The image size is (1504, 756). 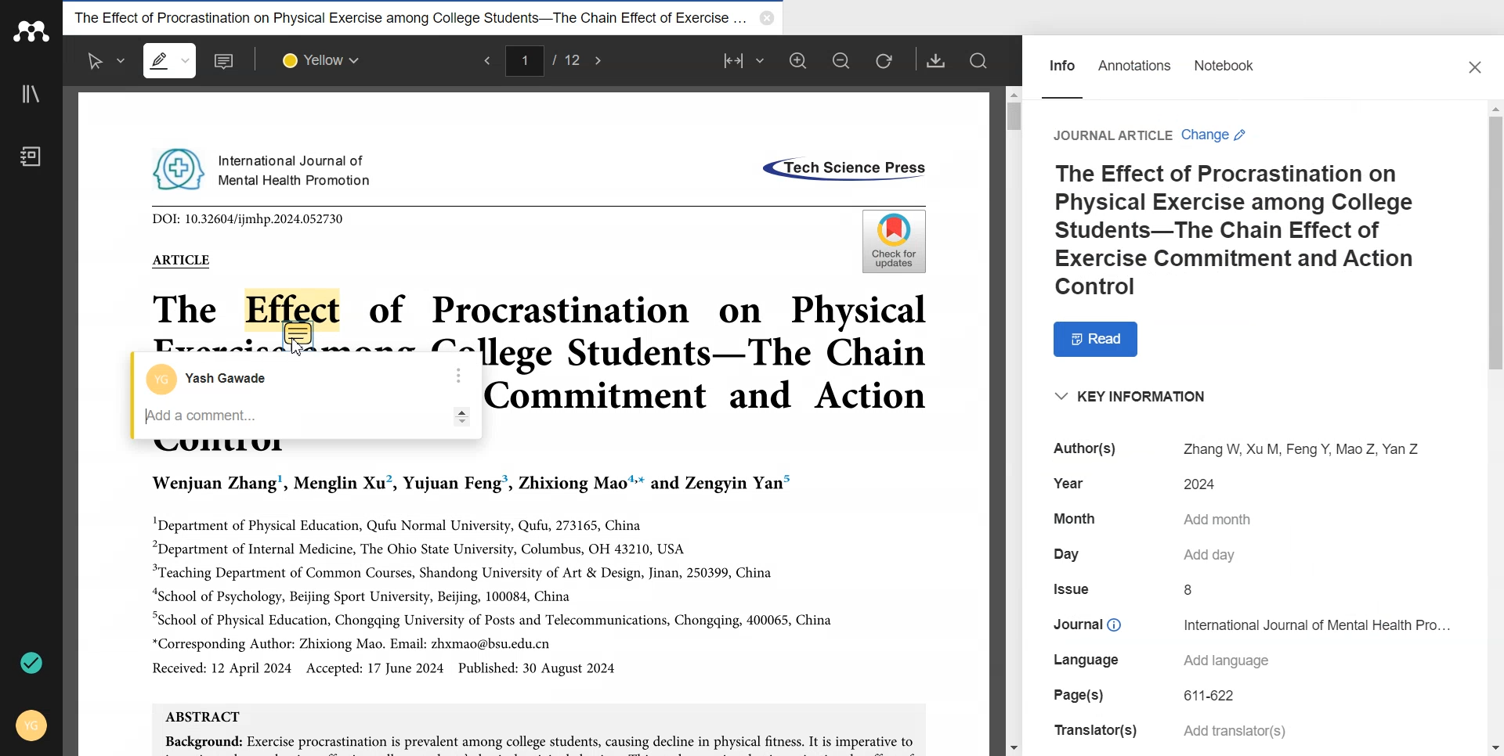 What do you see at coordinates (484, 60) in the screenshot?
I see `Previous` at bounding box center [484, 60].